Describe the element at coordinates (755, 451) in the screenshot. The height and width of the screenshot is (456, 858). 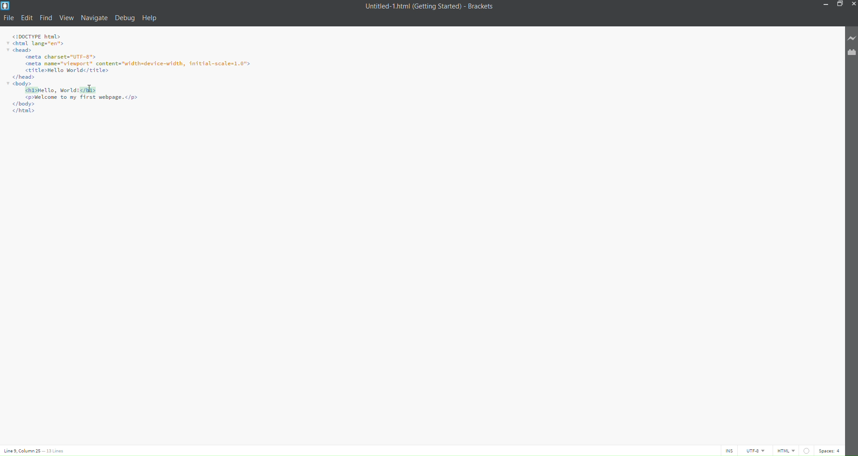
I see `utf-8` at that location.